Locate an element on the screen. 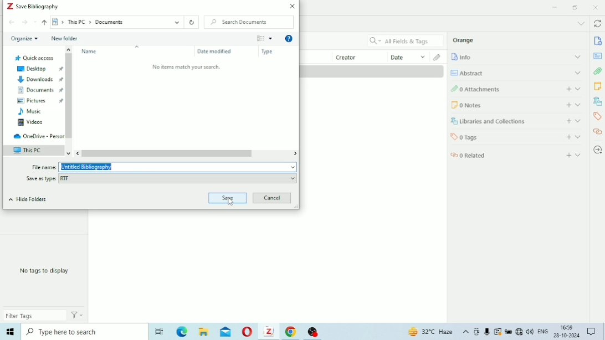 The image size is (605, 340). Temperature is located at coordinates (432, 332).